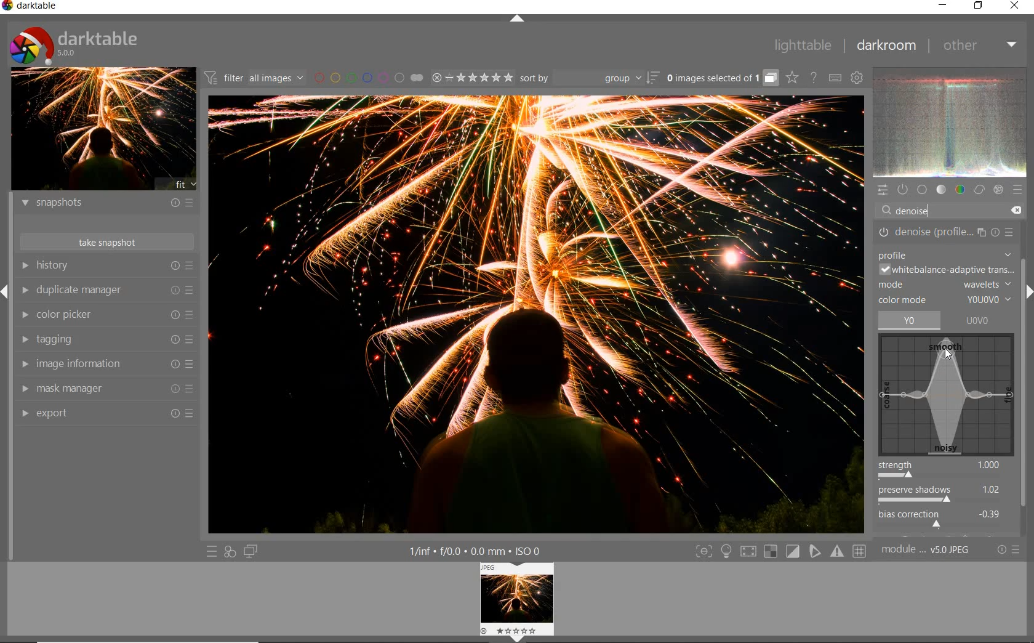  I want to click on Darktable 5.0.0, so click(73, 45).